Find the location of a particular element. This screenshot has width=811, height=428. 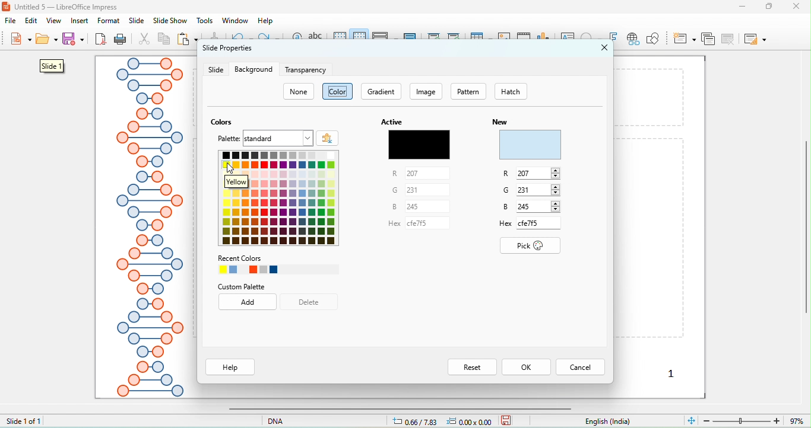

slide layout is located at coordinates (755, 39).